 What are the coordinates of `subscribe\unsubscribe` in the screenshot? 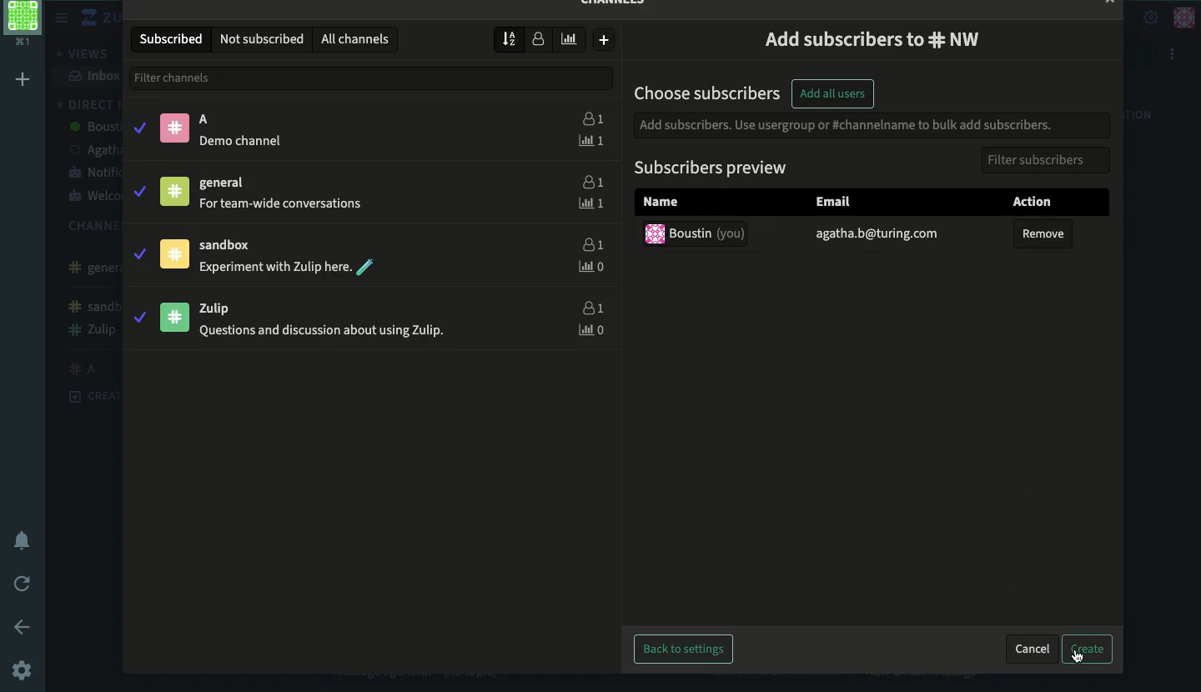 It's located at (142, 223).